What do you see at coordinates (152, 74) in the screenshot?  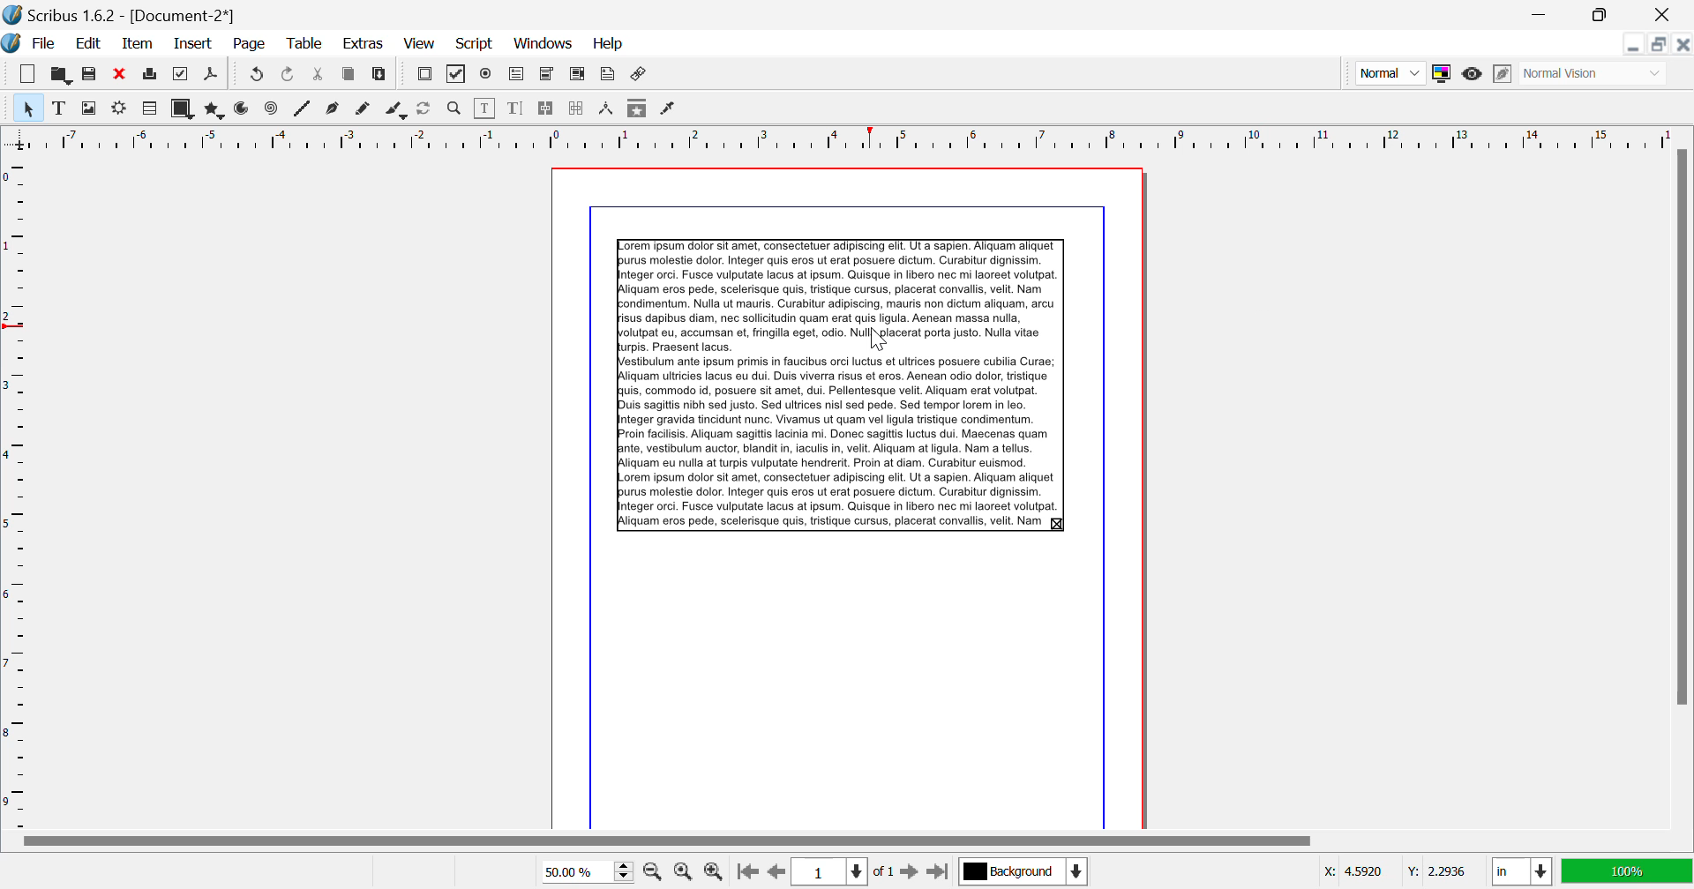 I see `Print` at bounding box center [152, 74].